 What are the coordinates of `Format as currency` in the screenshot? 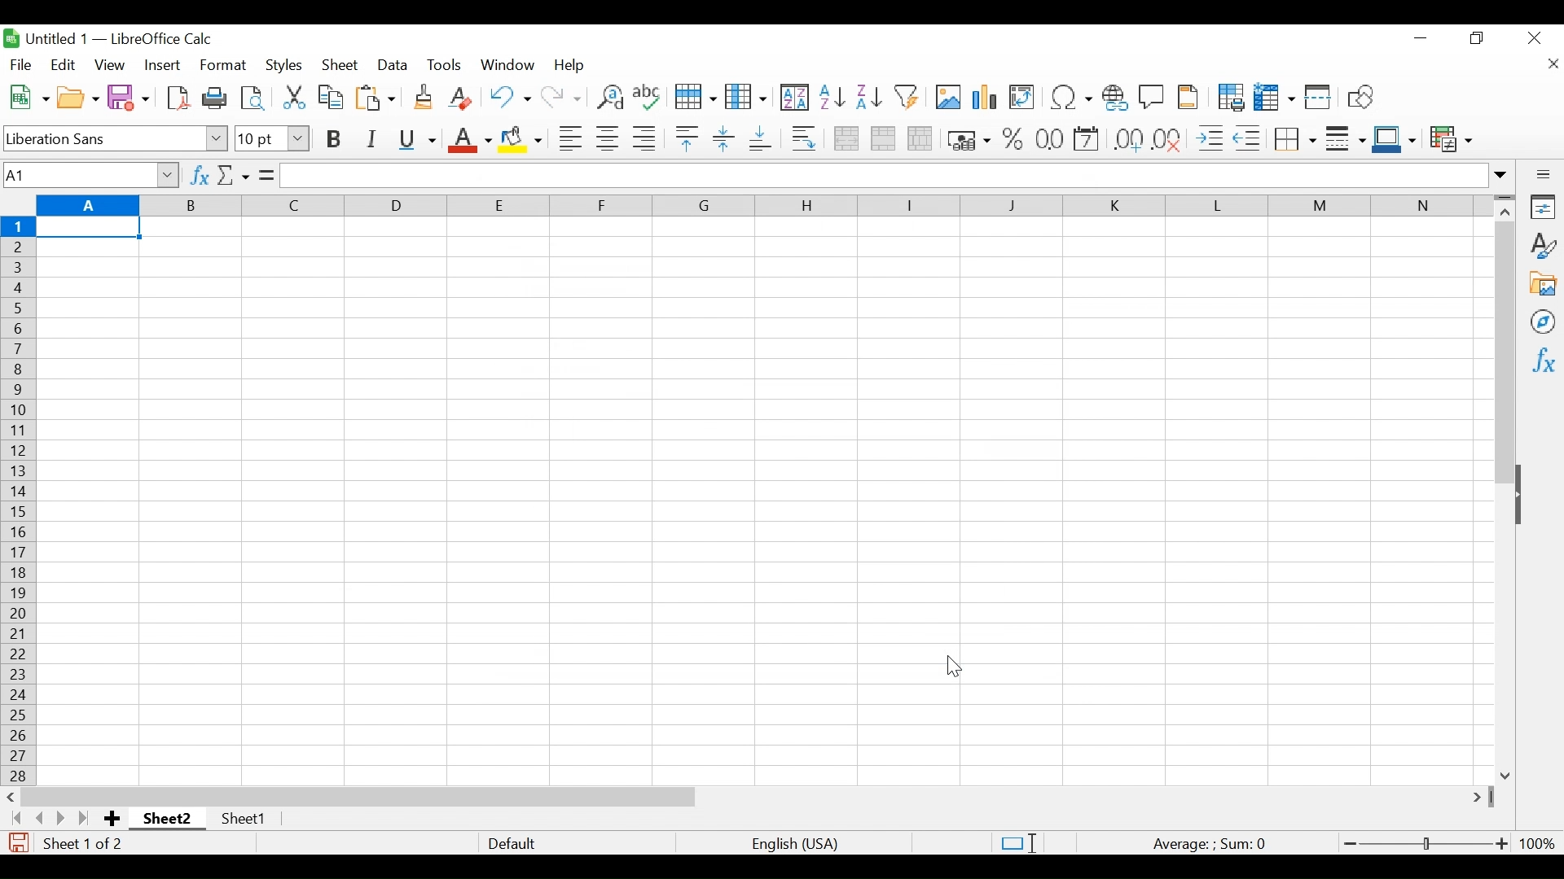 It's located at (967, 140).